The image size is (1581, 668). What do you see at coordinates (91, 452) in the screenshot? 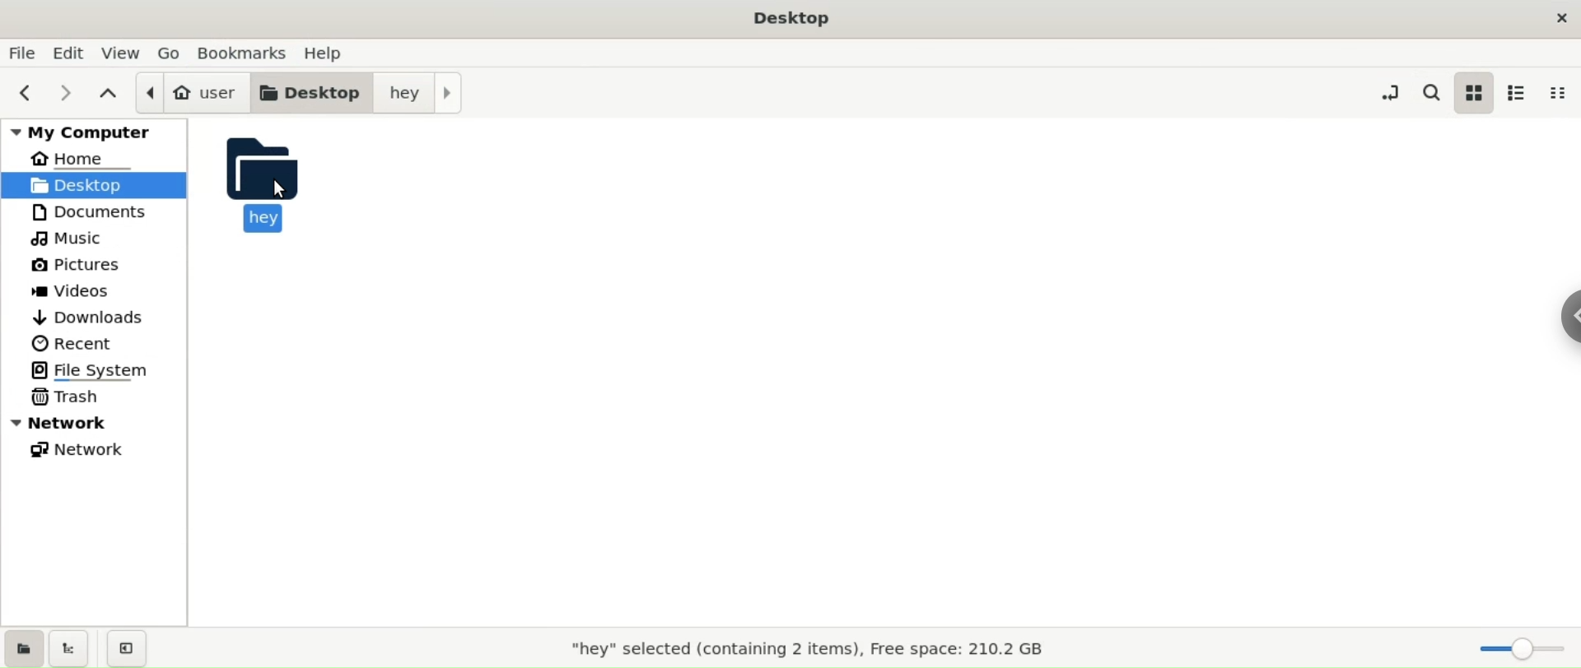
I see `network` at bounding box center [91, 452].